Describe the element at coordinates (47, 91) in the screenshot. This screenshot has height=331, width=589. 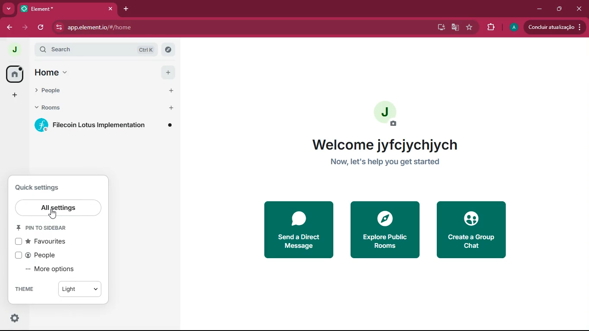
I see `people` at that location.